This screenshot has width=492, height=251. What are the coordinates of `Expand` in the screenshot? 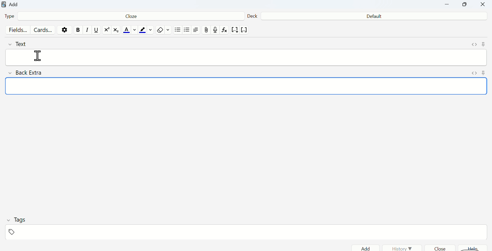 It's located at (470, 73).